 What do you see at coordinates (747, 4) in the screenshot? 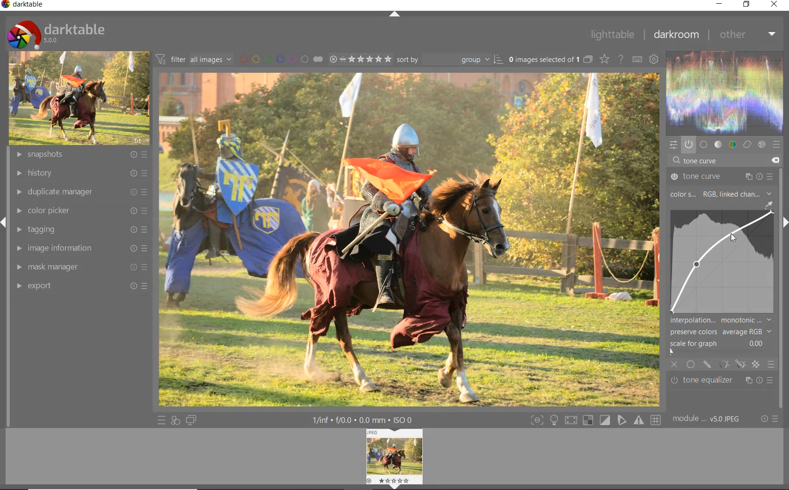
I see `restore` at bounding box center [747, 4].